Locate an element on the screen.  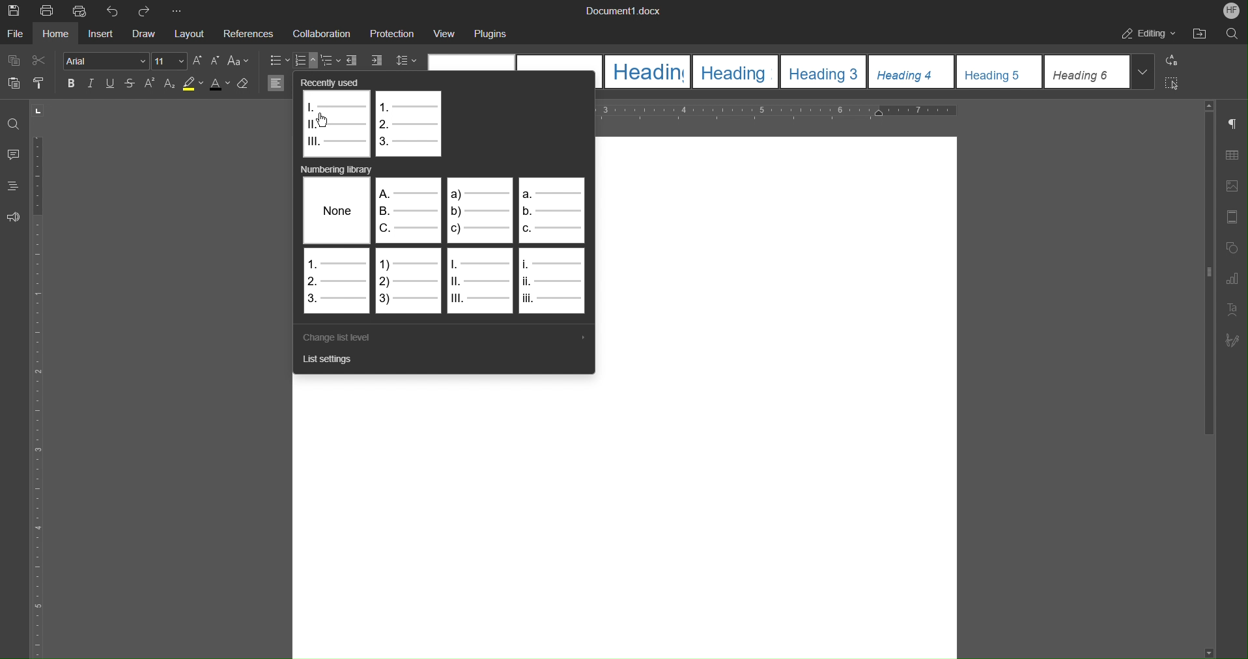
Increase Font Size is located at coordinates (199, 61).